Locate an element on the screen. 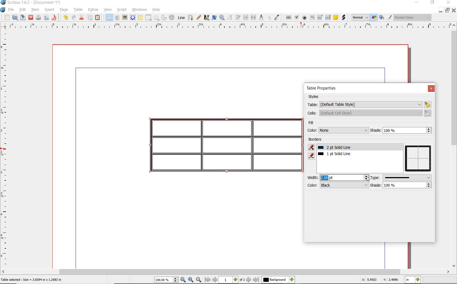  color is located at coordinates (337, 130).